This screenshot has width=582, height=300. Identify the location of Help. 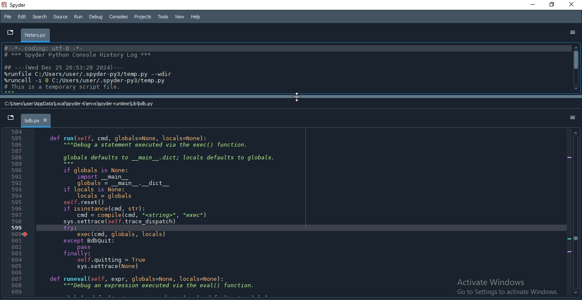
(195, 16).